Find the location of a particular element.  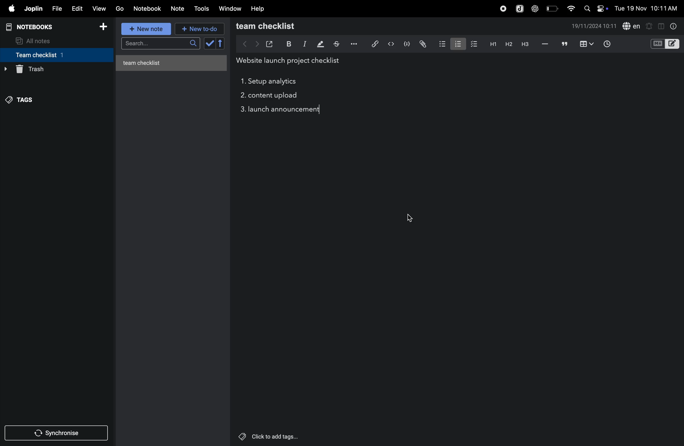

editor layout is located at coordinates (673, 43).